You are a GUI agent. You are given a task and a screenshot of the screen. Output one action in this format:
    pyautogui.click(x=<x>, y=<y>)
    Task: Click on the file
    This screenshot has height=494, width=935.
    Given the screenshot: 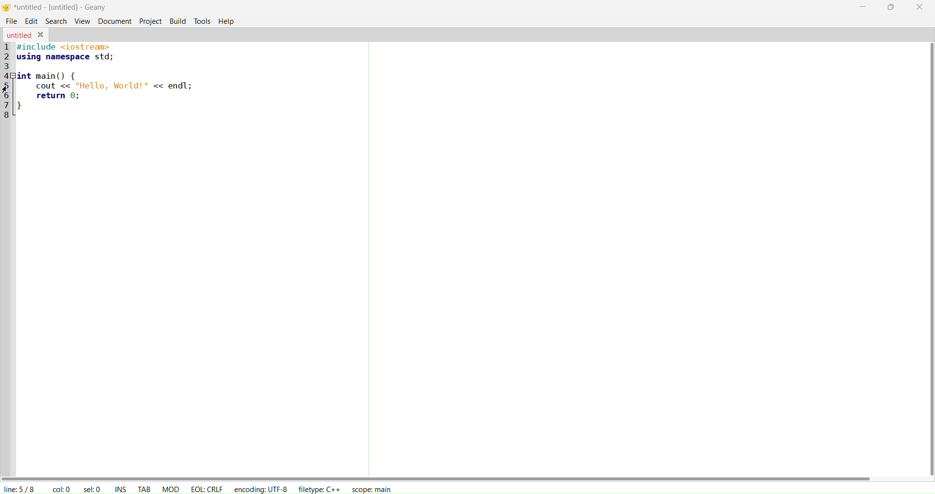 What is the action you would take?
    pyautogui.click(x=11, y=21)
    